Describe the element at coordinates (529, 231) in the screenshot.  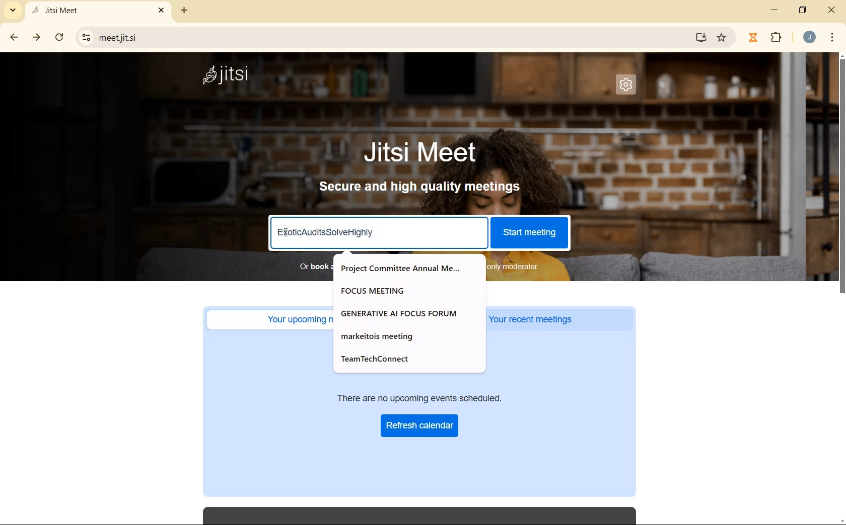
I see `start meeting` at that location.